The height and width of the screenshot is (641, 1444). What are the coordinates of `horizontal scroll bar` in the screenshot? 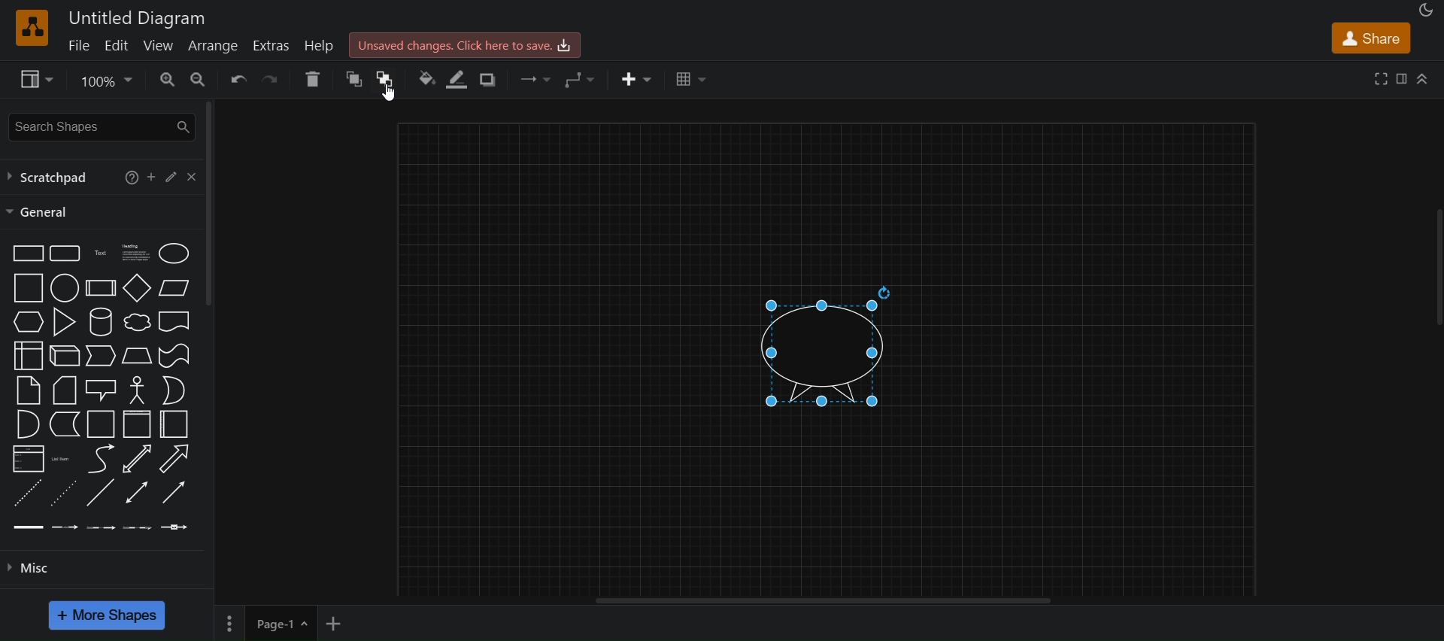 It's located at (827, 603).